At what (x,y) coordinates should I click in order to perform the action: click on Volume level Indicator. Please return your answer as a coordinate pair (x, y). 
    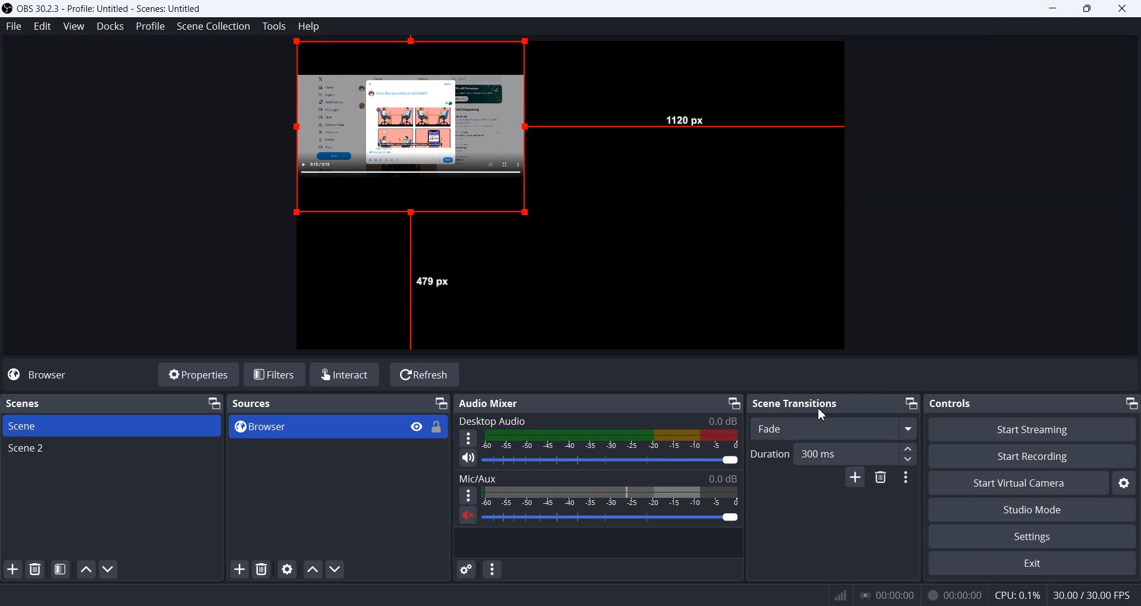
    Looking at the image, I should click on (612, 440).